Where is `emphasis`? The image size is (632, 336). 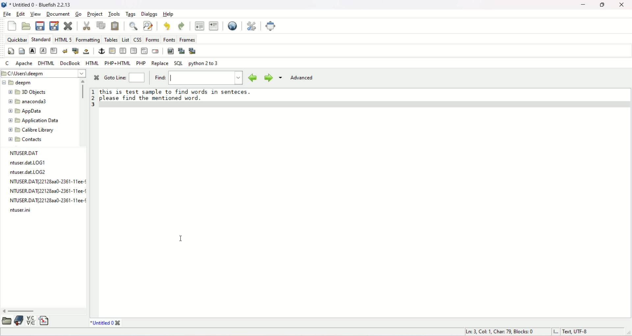
emphasis is located at coordinates (44, 50).